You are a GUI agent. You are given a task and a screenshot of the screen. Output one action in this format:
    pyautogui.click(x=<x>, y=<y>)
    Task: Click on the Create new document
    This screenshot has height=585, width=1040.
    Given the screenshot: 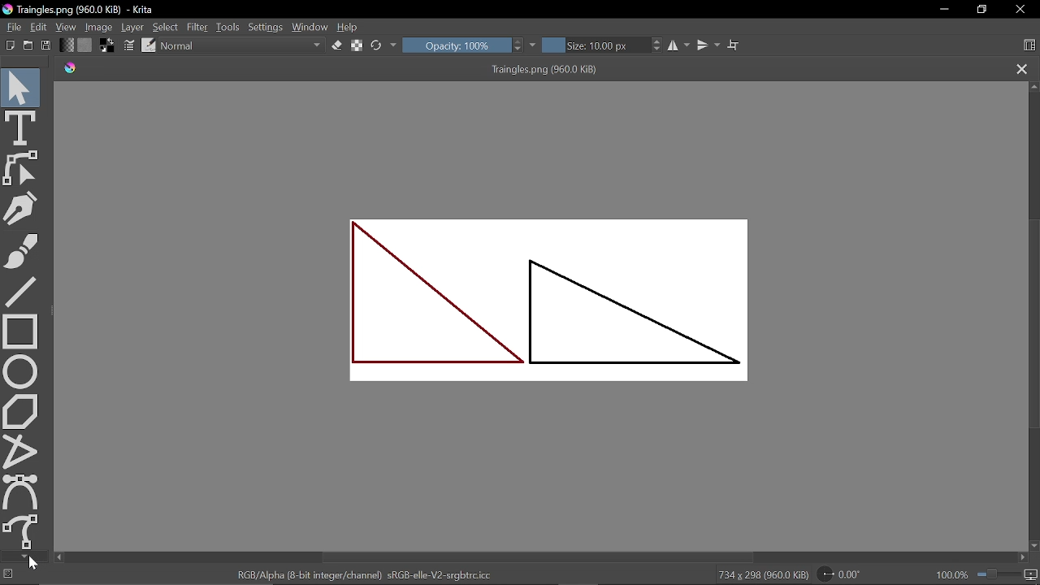 What is the action you would take?
    pyautogui.click(x=11, y=45)
    